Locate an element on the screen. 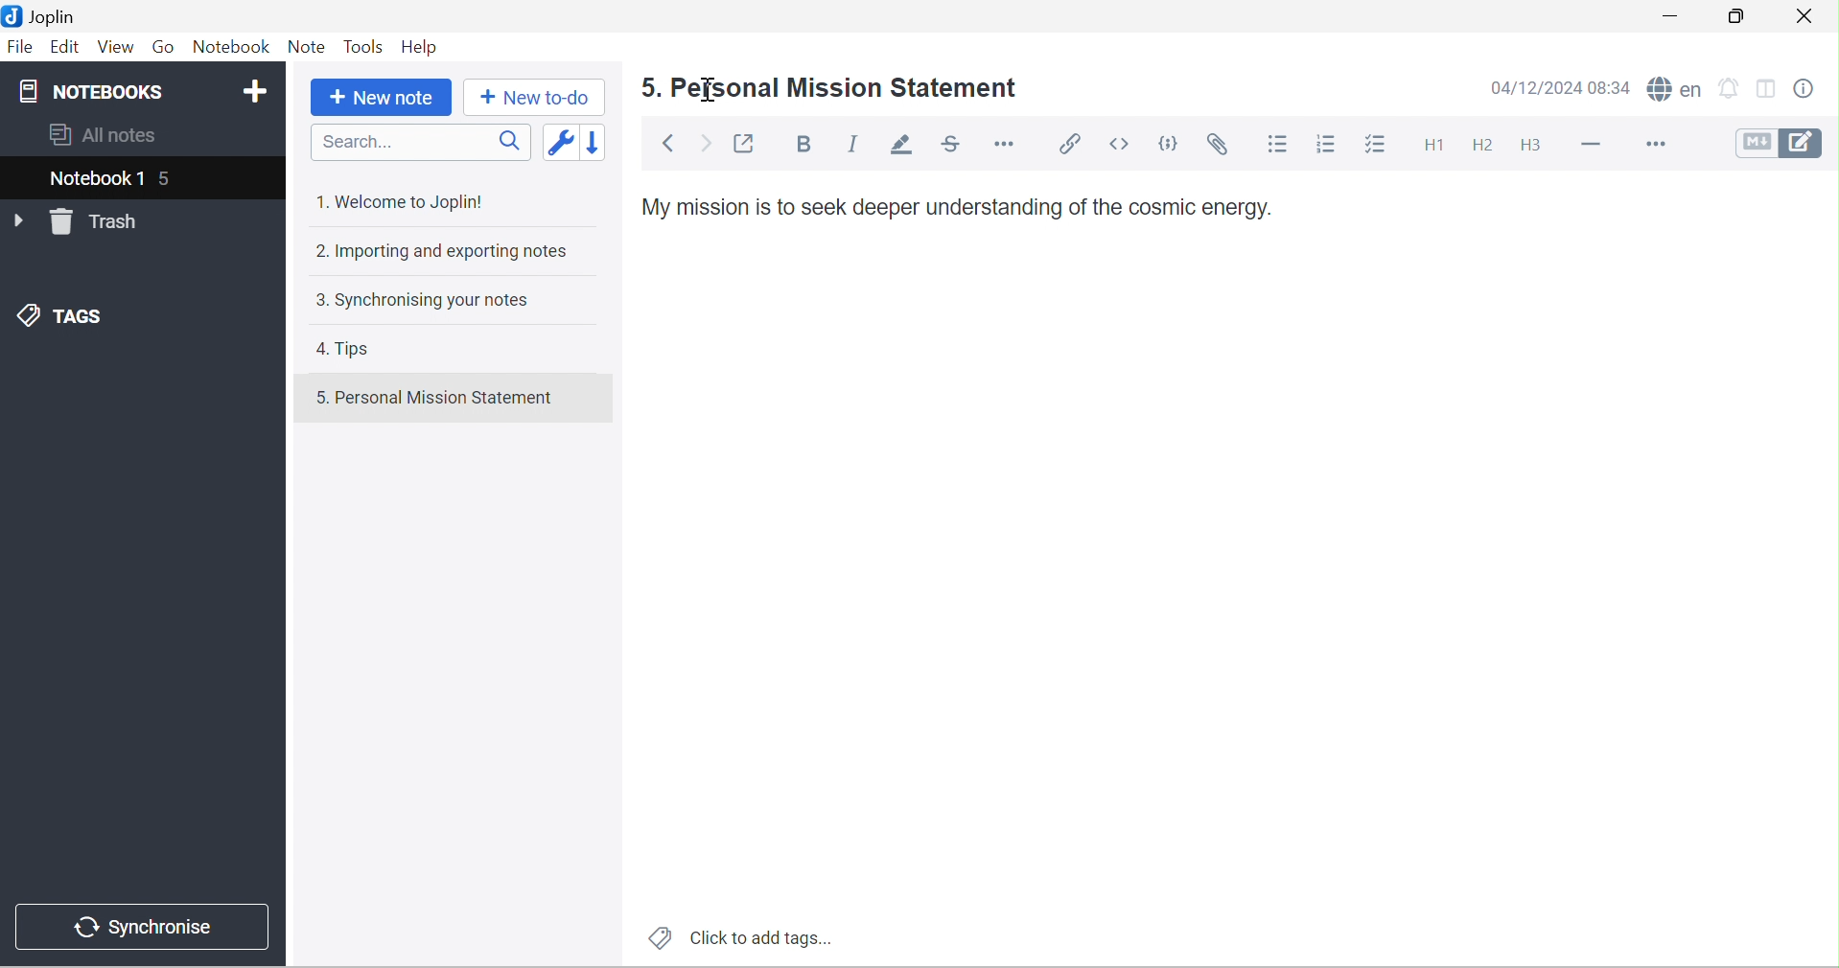 The width and height of the screenshot is (1839, 968). My mission is to seek deeper understanding of the cosmic energy. is located at coordinates (958, 207).